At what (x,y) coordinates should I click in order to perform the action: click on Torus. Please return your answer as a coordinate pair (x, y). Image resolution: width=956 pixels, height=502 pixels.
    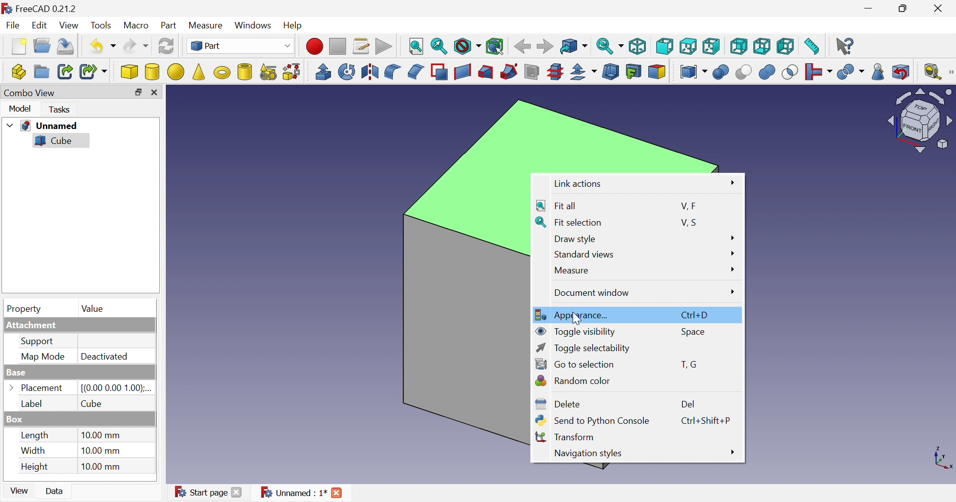
    Looking at the image, I should click on (224, 74).